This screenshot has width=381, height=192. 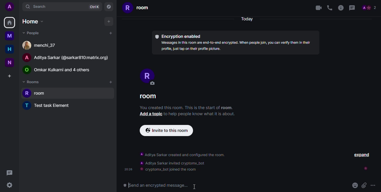 What do you see at coordinates (39, 45) in the screenshot?
I see `(5) menchi_37` at bounding box center [39, 45].